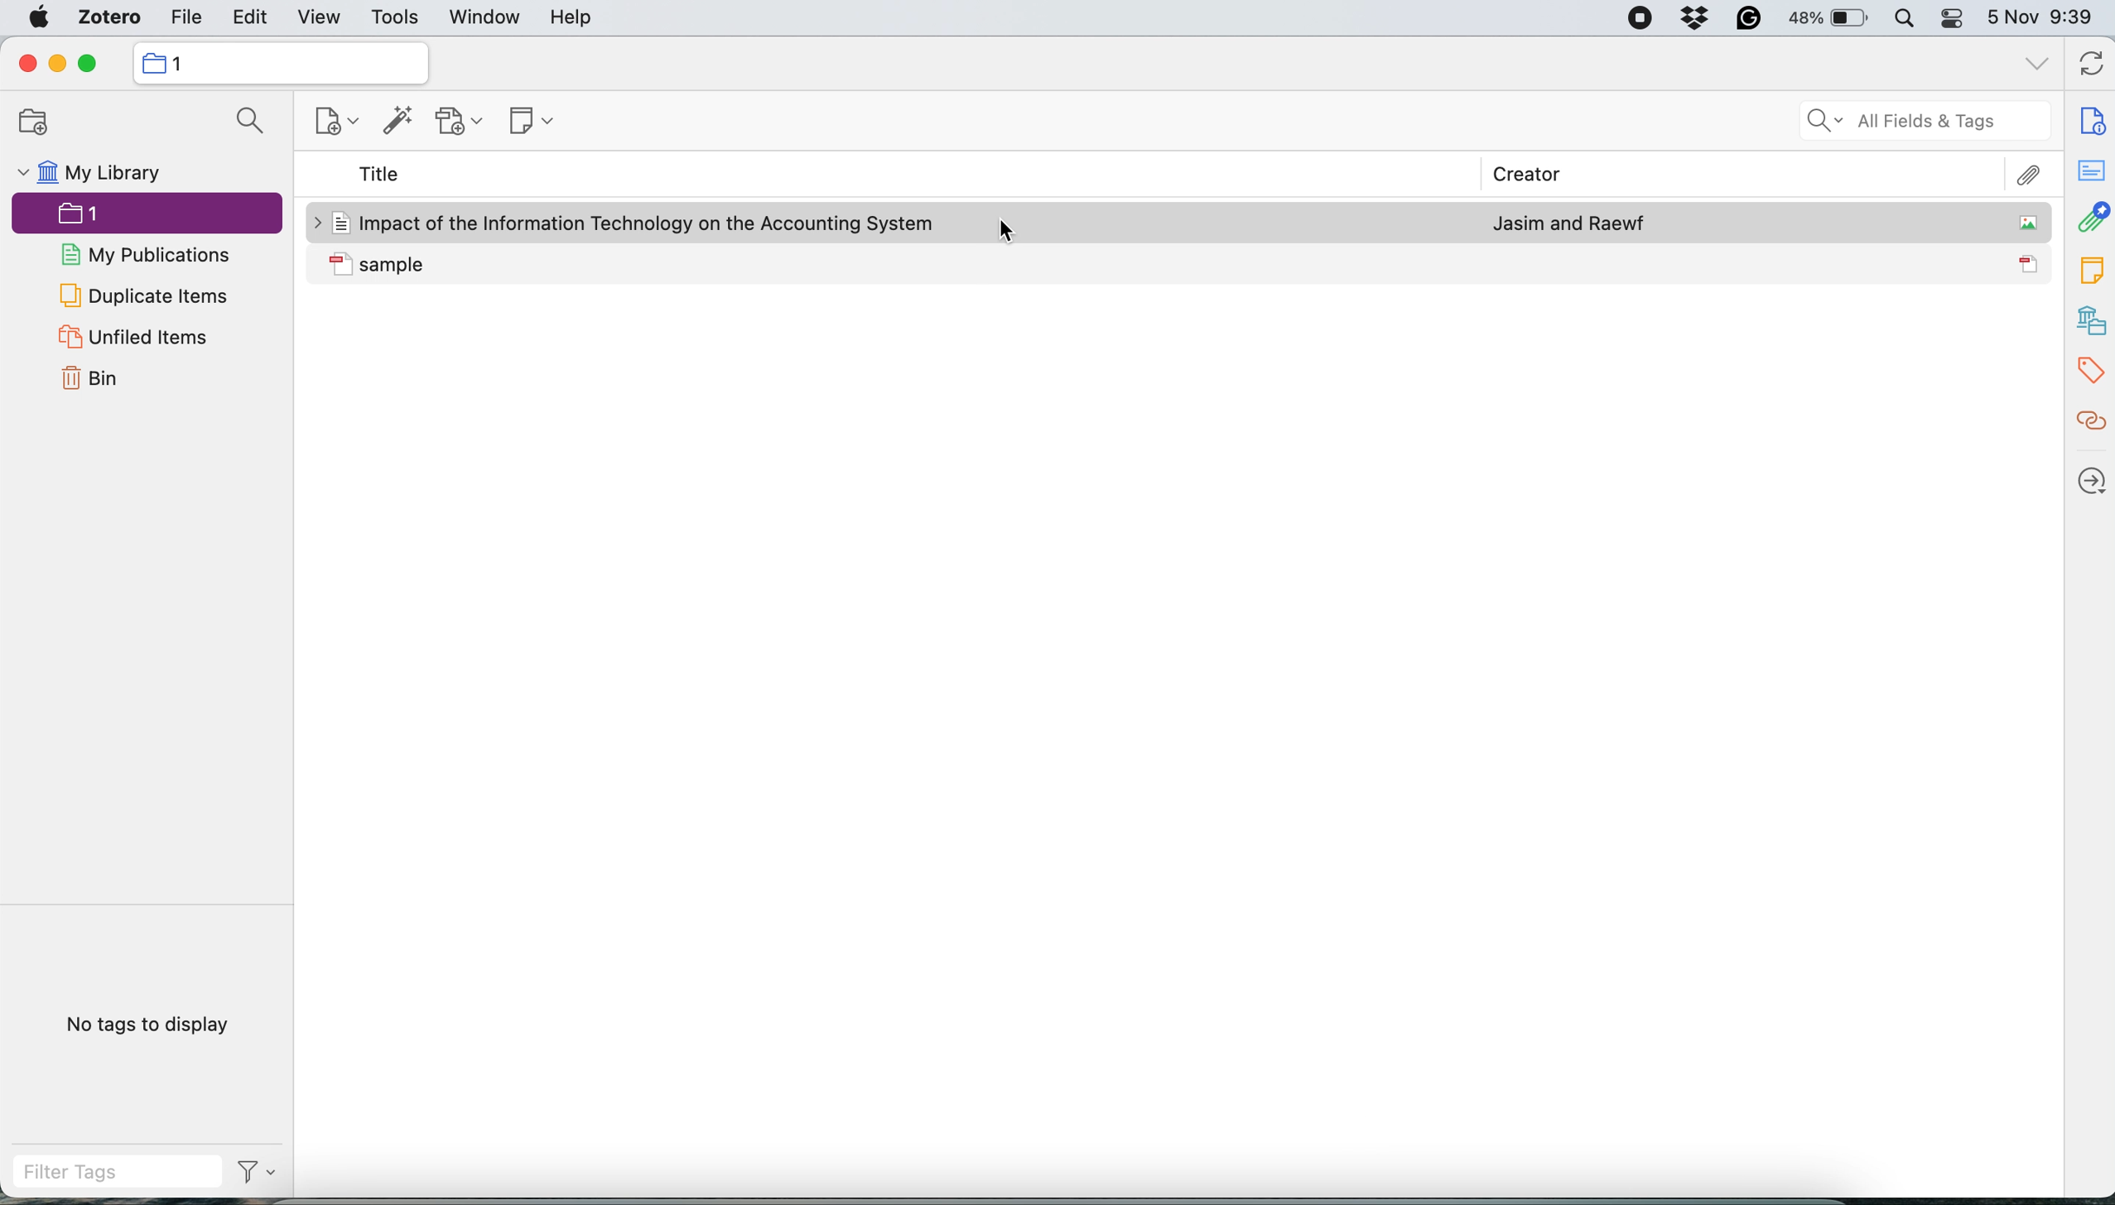  Describe the element at coordinates (1568, 224) in the screenshot. I see `Jasim and Raewf` at that location.